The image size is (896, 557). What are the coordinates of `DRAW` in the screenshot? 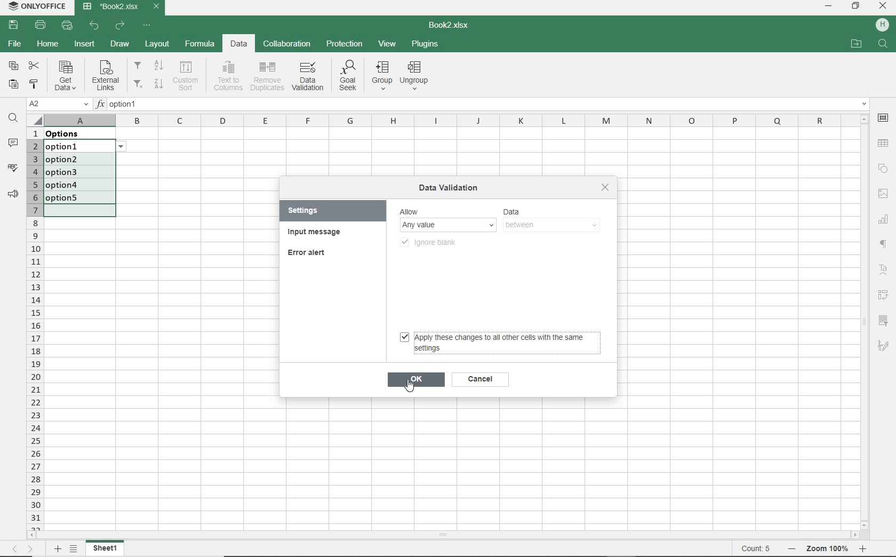 It's located at (120, 44).